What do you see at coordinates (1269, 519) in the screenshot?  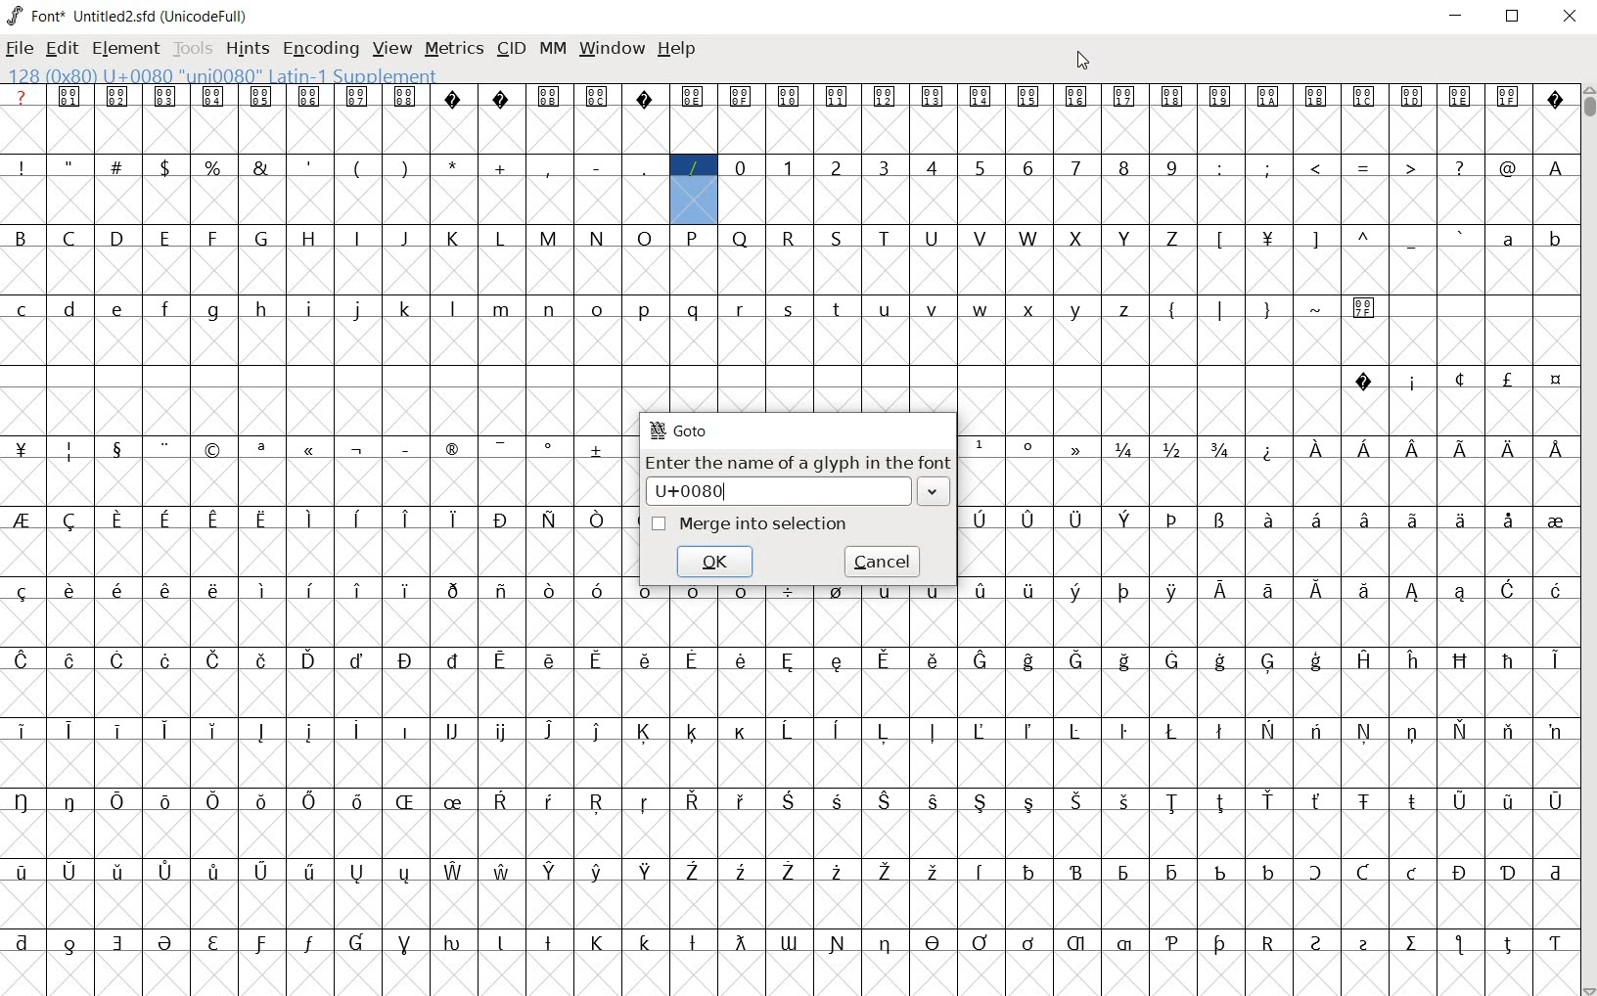 I see `glyph` at bounding box center [1269, 519].